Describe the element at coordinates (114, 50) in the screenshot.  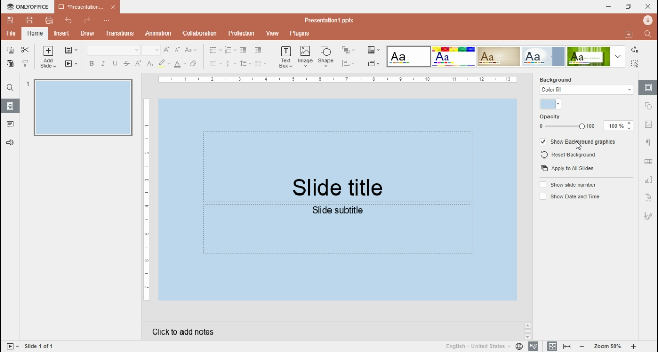
I see `font` at that location.